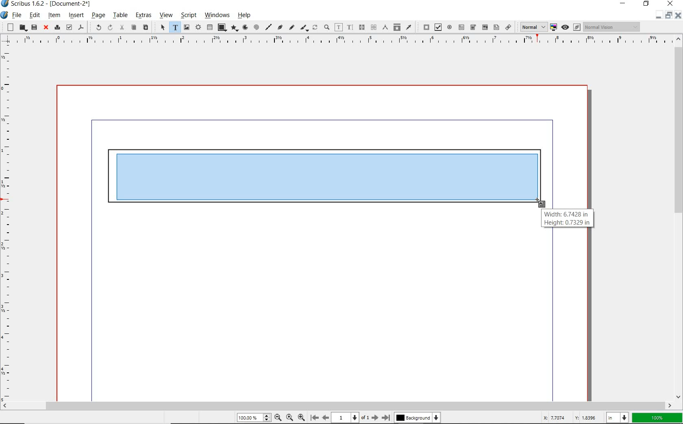  Describe the element at coordinates (315, 27) in the screenshot. I see `rotate item` at that location.